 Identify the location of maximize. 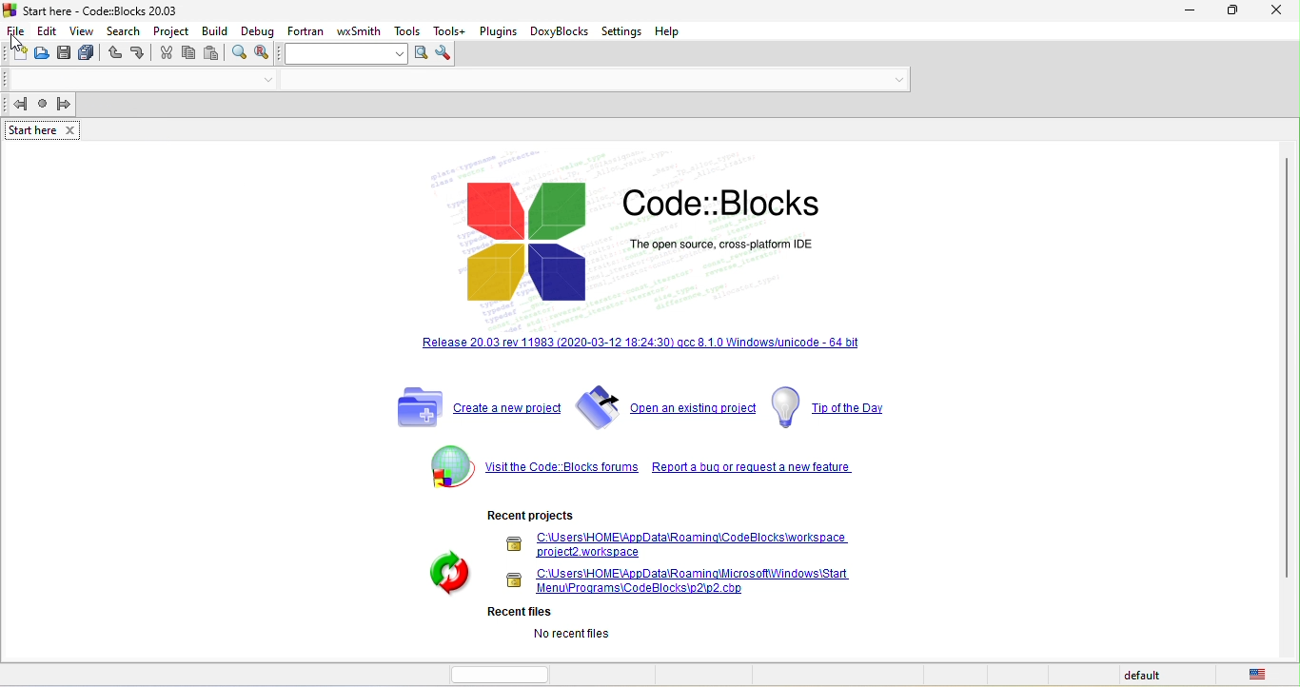
(1235, 12).